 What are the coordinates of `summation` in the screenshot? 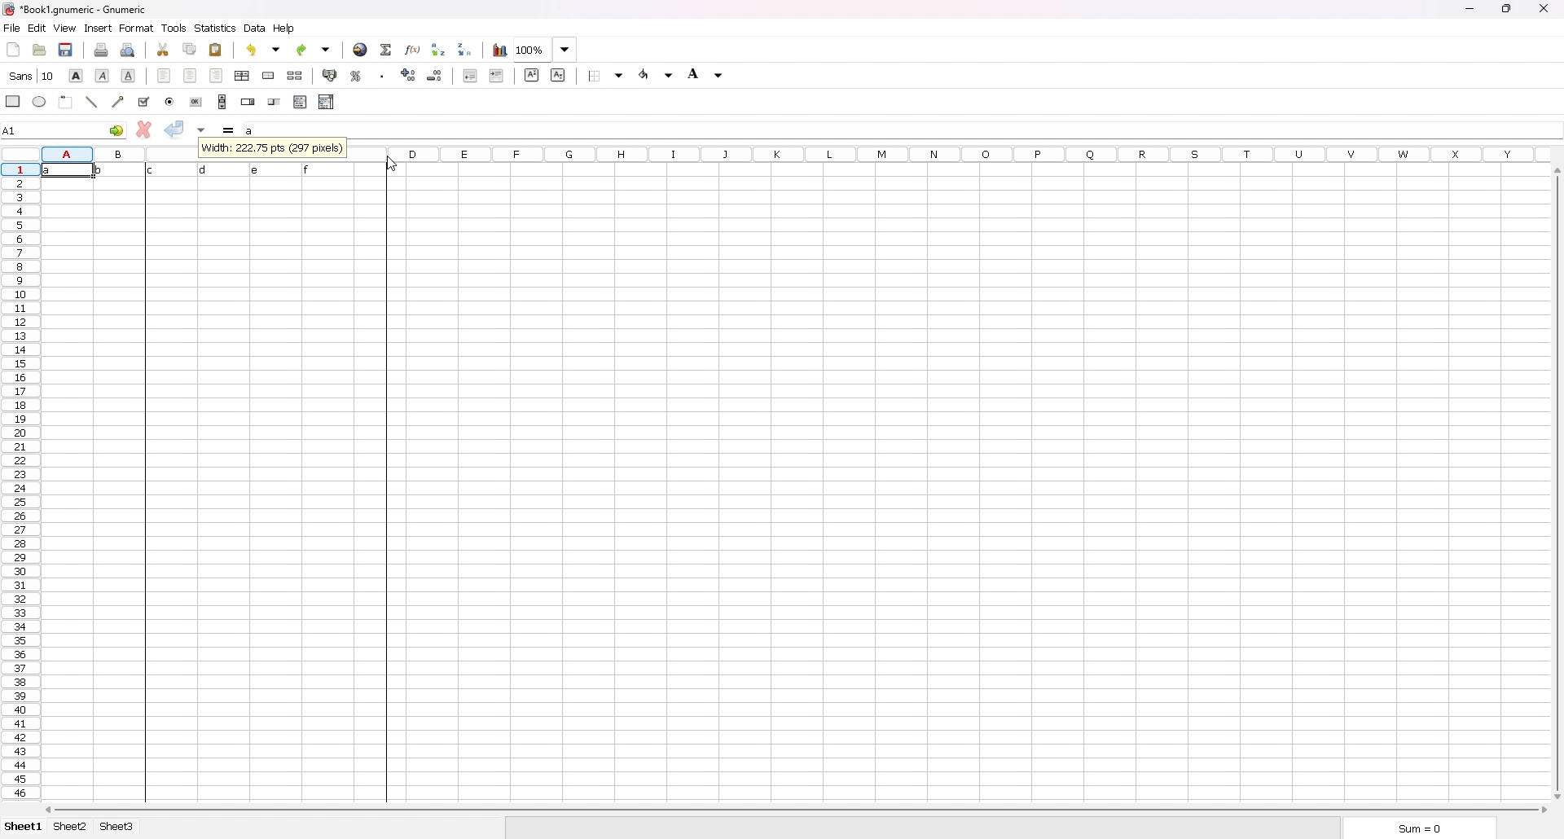 It's located at (387, 49).